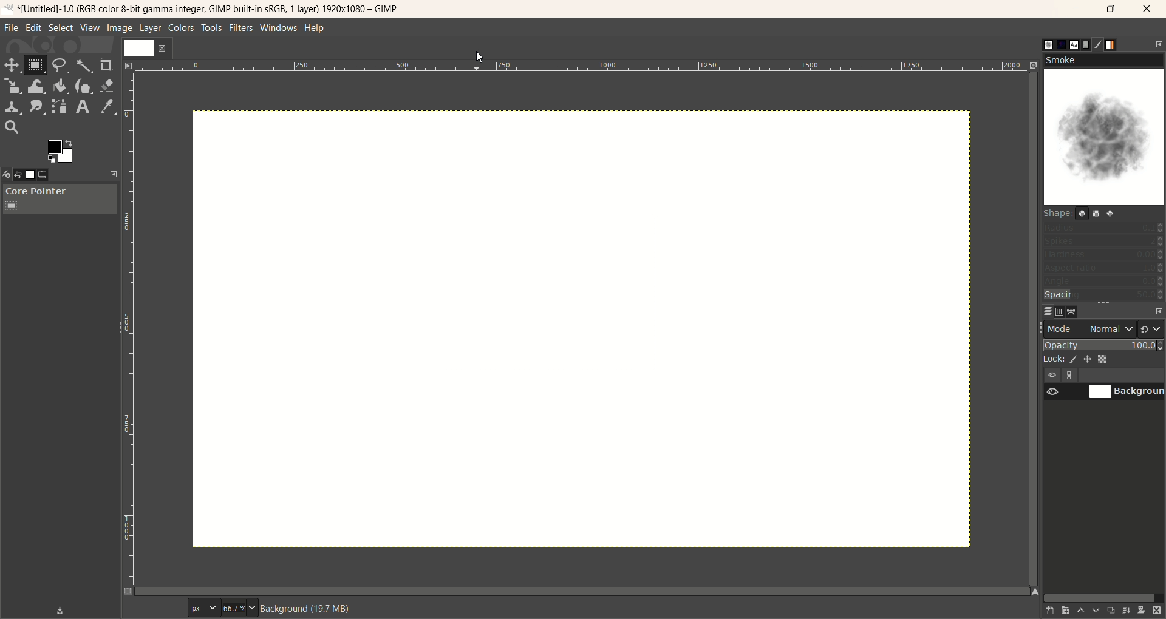 This screenshot has height=619, width=1166. I want to click on pixel, so click(202, 609).